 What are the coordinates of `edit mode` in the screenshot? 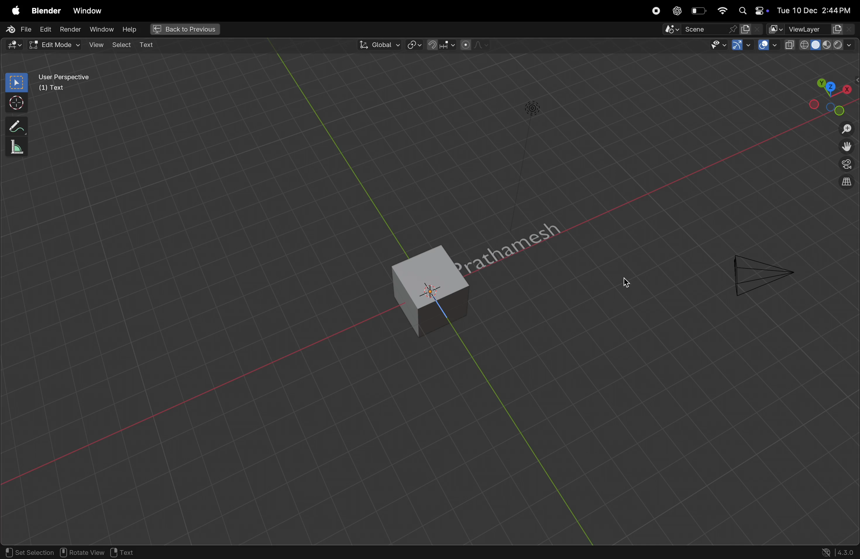 It's located at (15, 44).